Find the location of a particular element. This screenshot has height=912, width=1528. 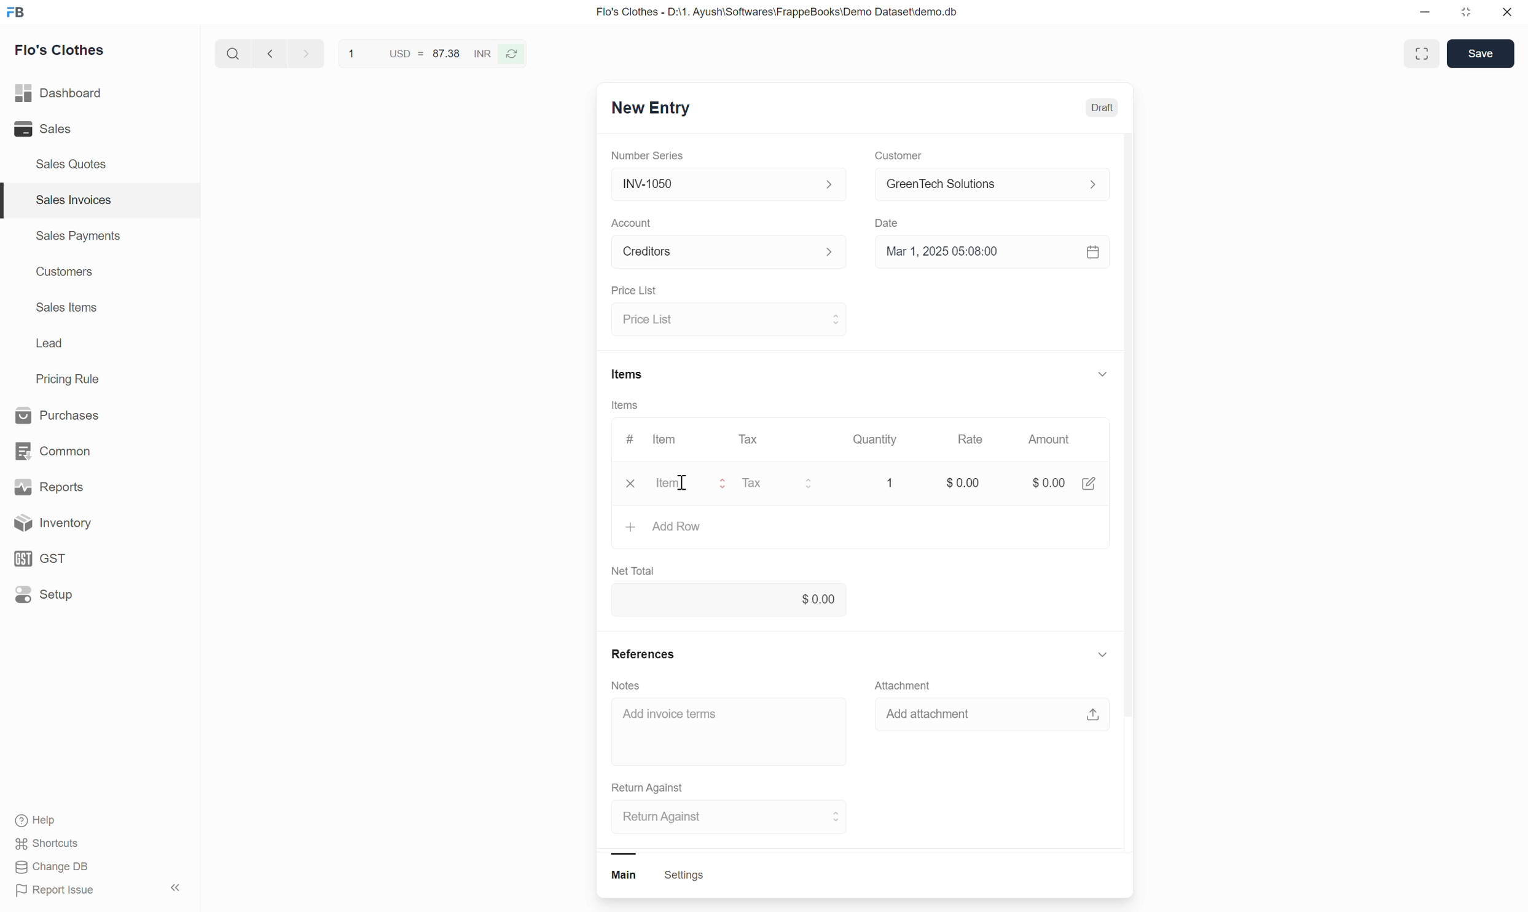

full screen is located at coordinates (1424, 53).